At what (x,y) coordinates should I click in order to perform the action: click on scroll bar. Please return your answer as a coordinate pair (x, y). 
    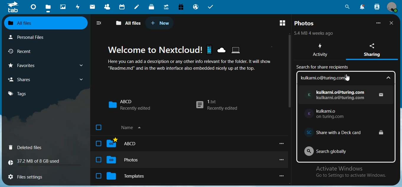
    Looking at the image, I should click on (289, 71).